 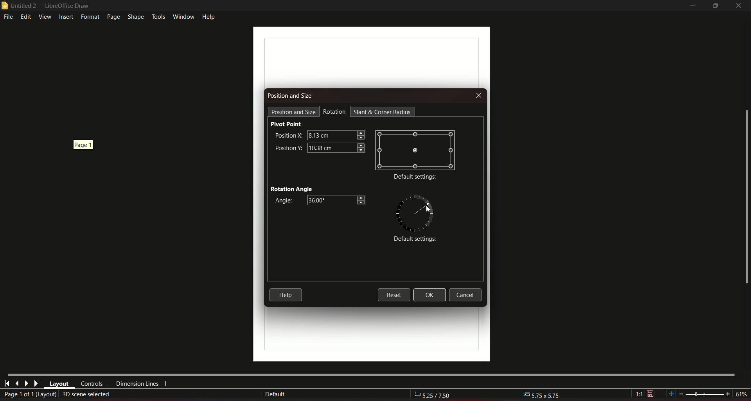 What do you see at coordinates (428, 209) in the screenshot?
I see `Cursor` at bounding box center [428, 209].